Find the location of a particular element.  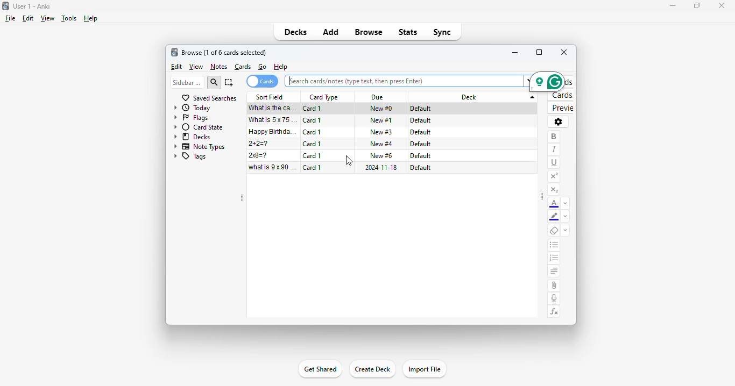

logo is located at coordinates (174, 52).